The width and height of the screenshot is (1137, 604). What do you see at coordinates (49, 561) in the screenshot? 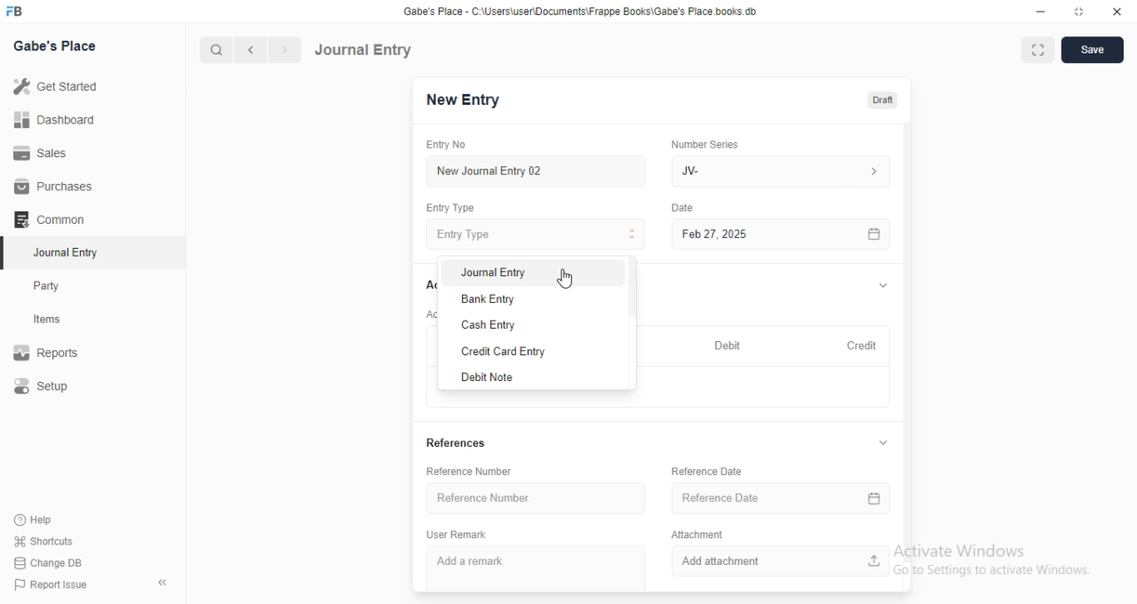
I see `| Change DB` at bounding box center [49, 561].